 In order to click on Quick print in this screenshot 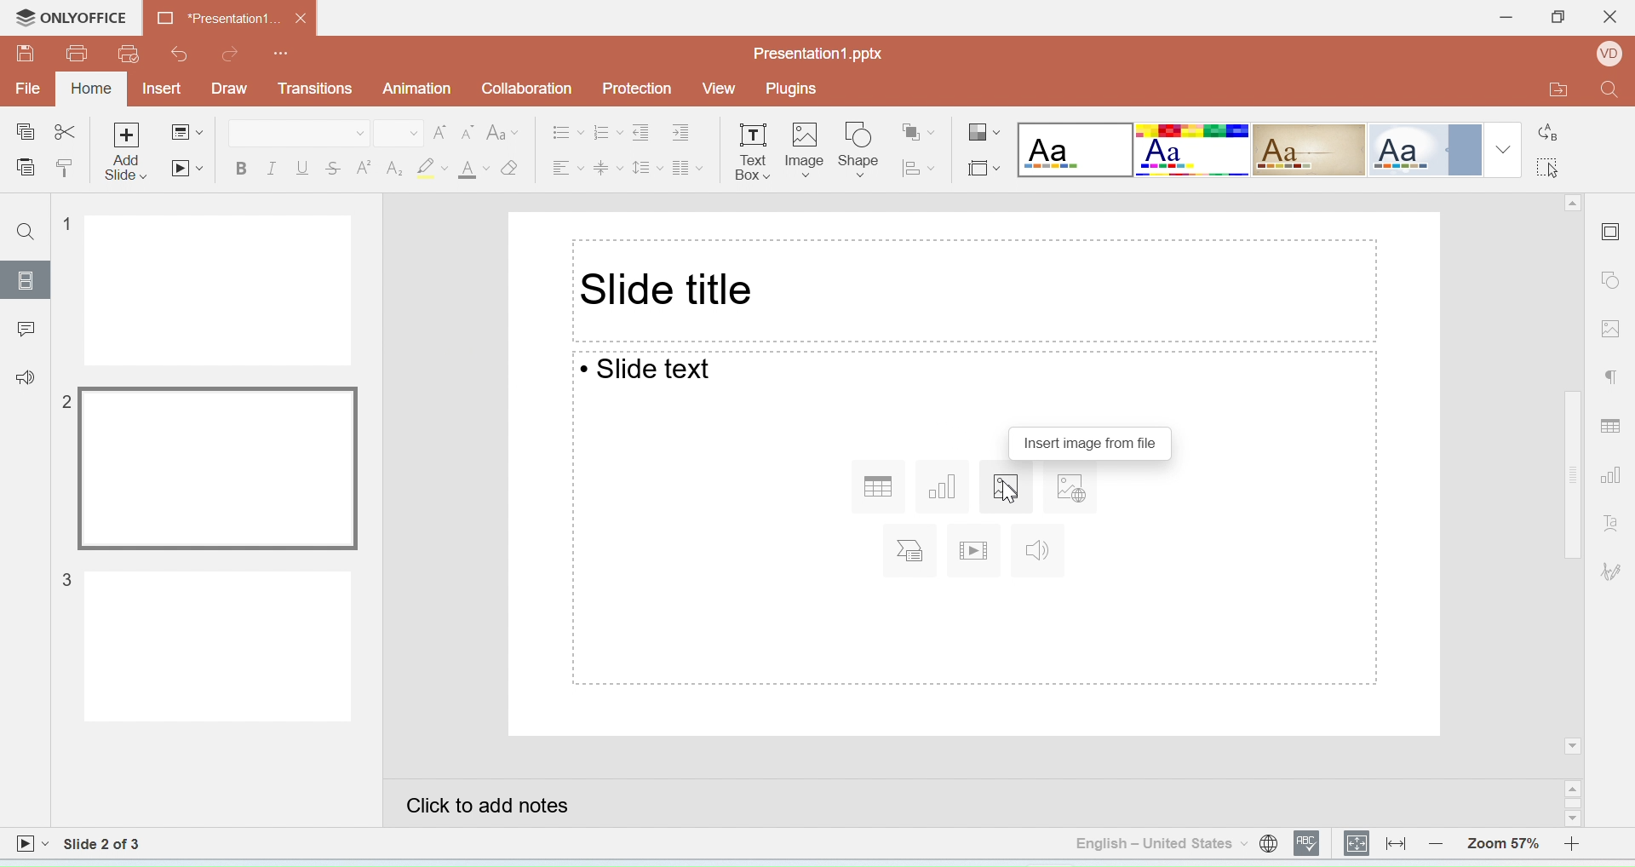, I will do `click(129, 55)`.